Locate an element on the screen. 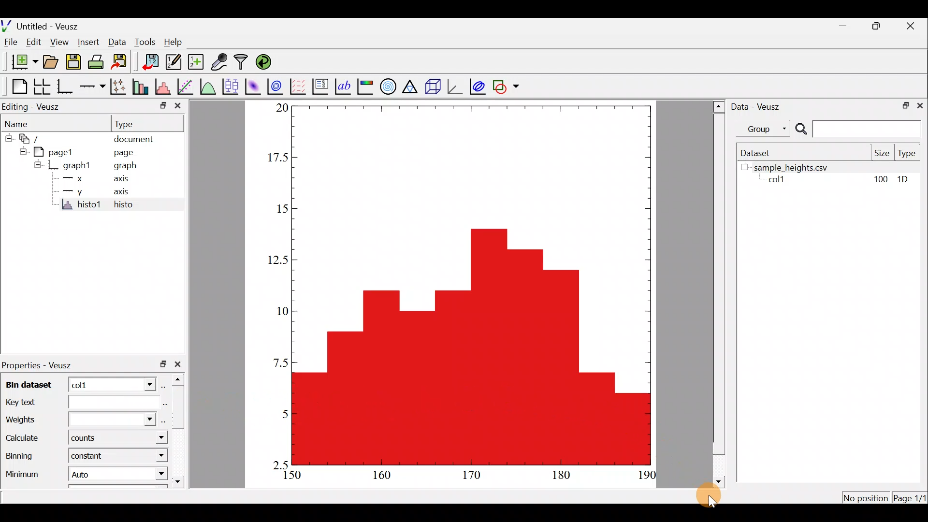  Type is located at coordinates (131, 123).